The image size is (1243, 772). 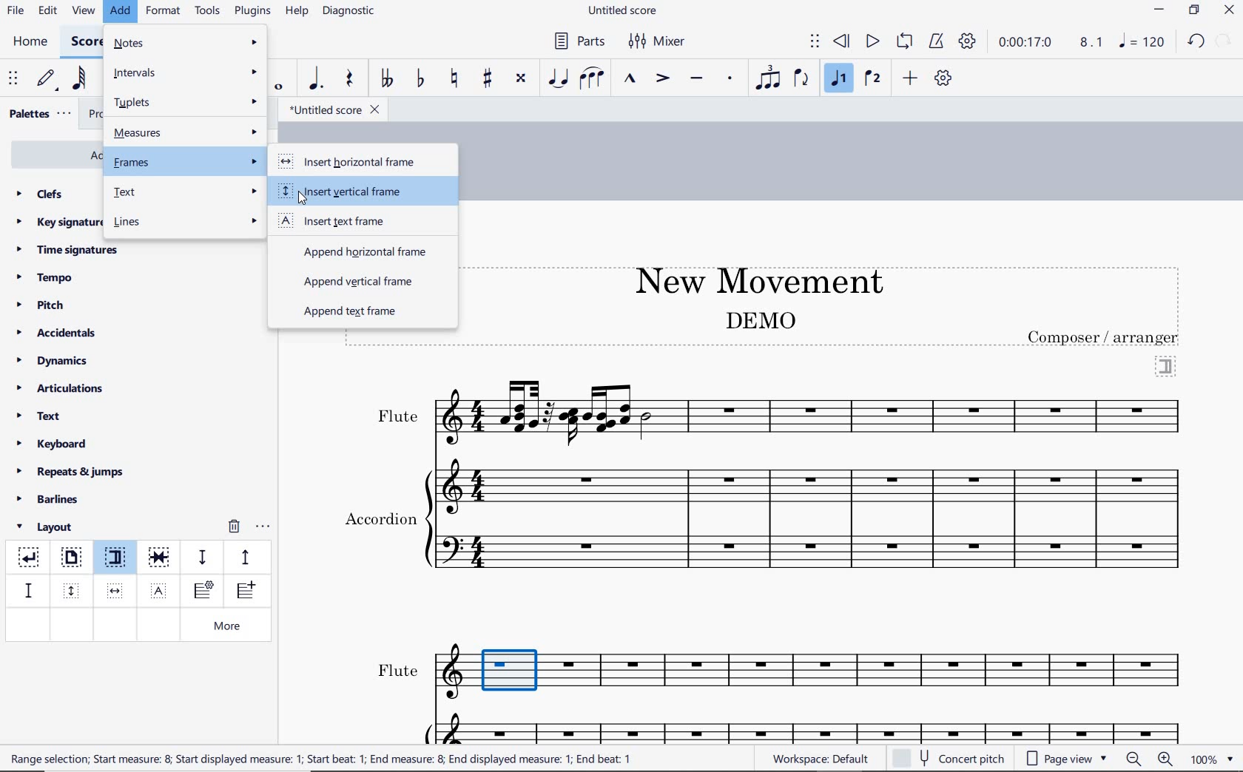 I want to click on insert vertical frame, so click(x=353, y=192).